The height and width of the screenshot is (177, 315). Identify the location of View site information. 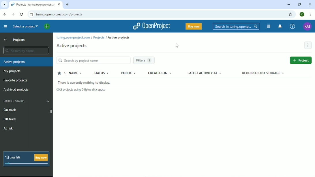
(31, 15).